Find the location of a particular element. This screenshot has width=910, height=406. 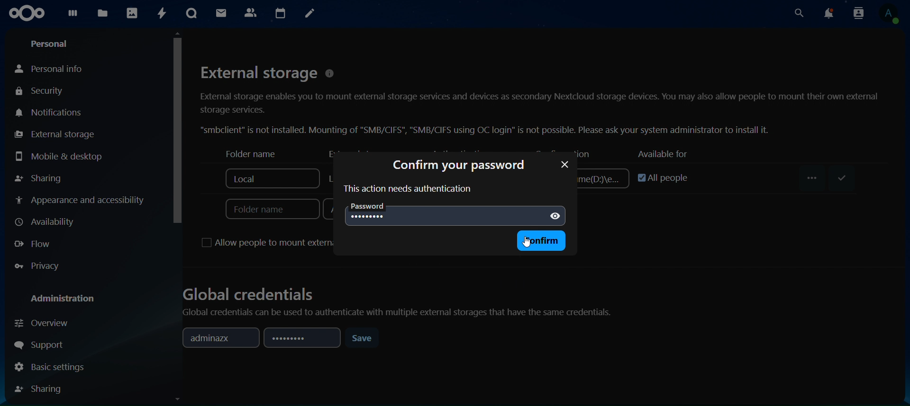

notifications is located at coordinates (49, 113).